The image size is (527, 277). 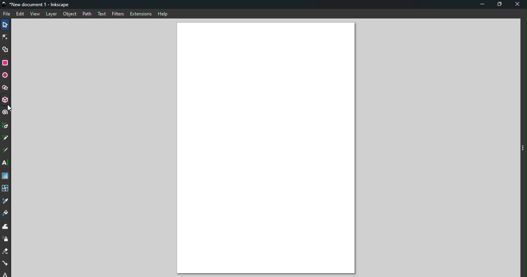 I want to click on Edit, so click(x=20, y=14).